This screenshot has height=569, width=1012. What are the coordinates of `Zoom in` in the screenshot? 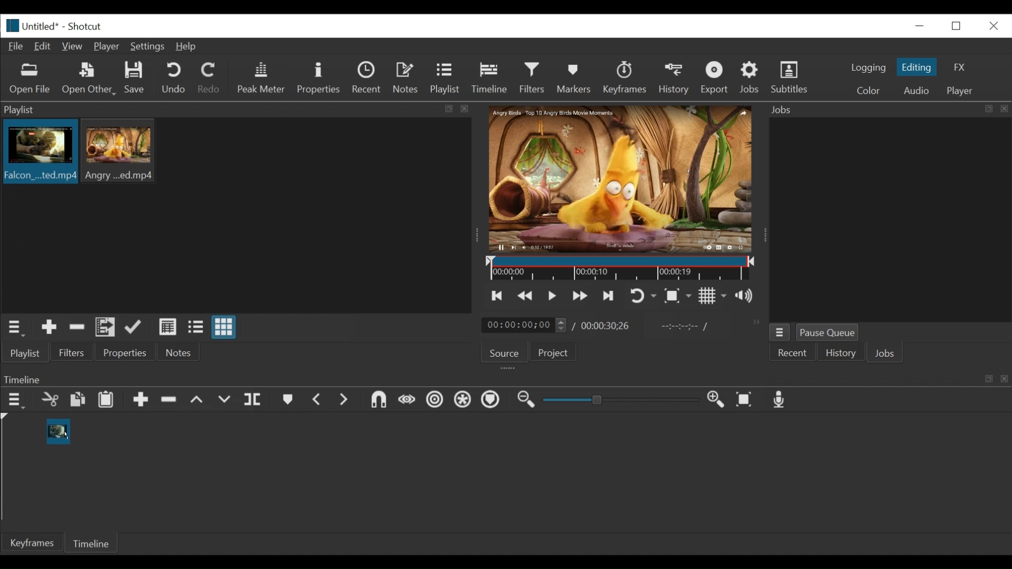 It's located at (717, 400).